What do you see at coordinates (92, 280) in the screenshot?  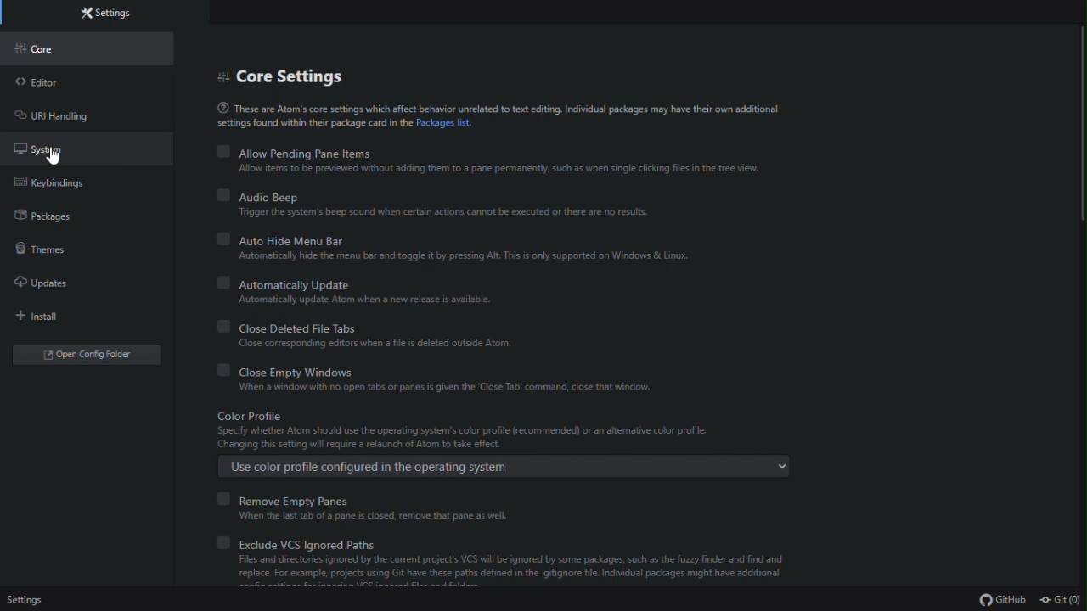 I see `Updates` at bounding box center [92, 280].